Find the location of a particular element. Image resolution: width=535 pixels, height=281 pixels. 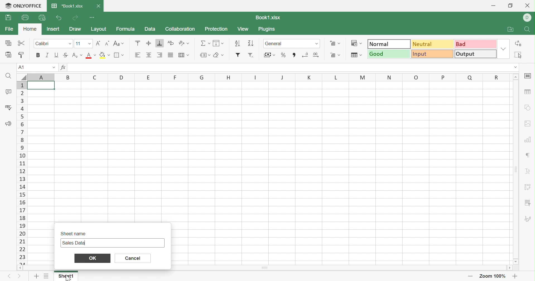

Change case is located at coordinates (120, 43).